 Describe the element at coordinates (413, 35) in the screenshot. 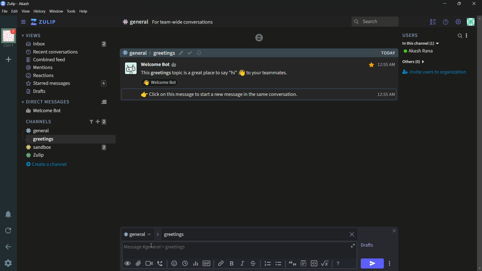

I see `users` at that location.